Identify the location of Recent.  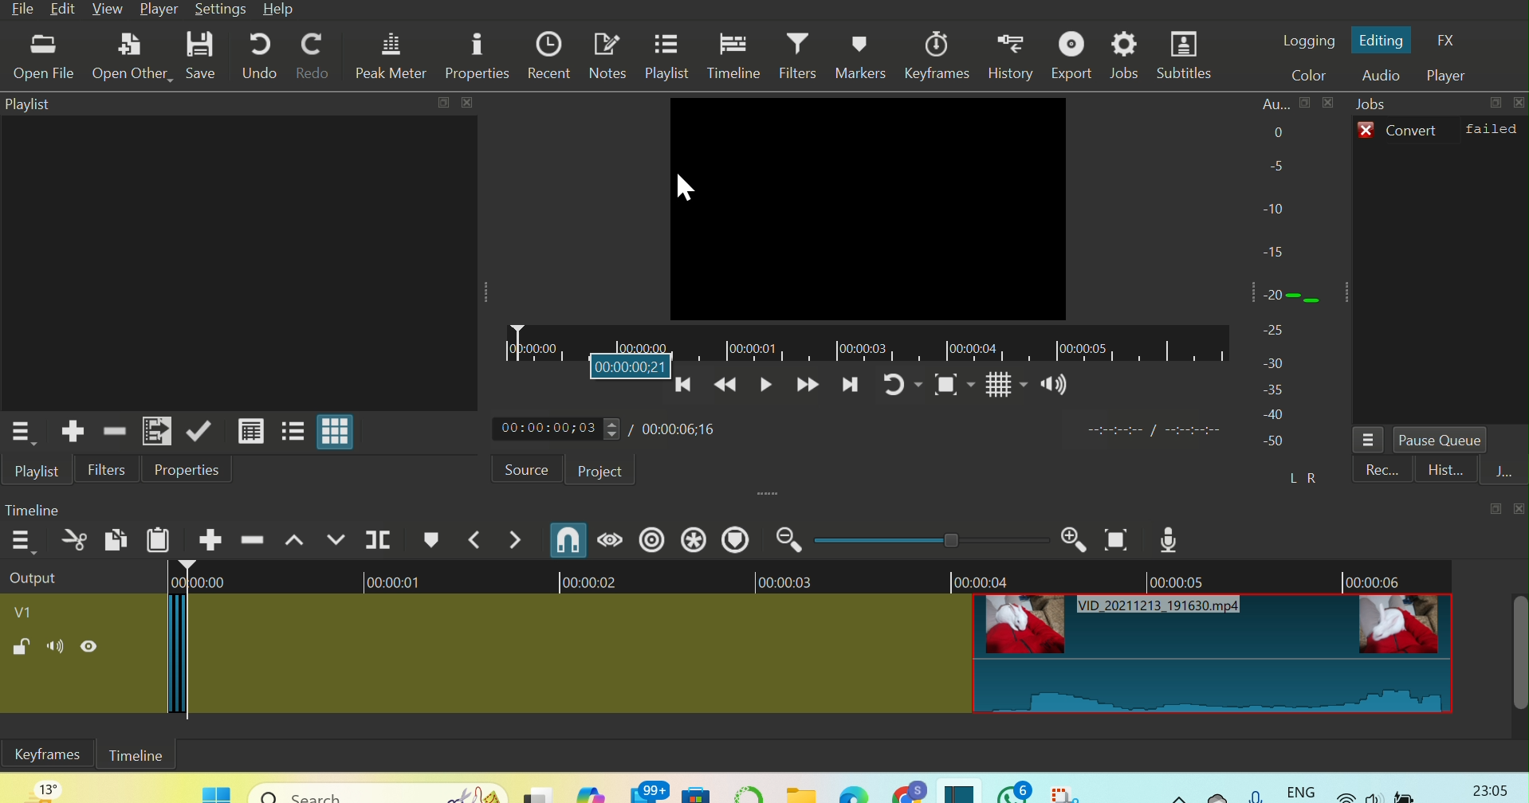
(1439, 469).